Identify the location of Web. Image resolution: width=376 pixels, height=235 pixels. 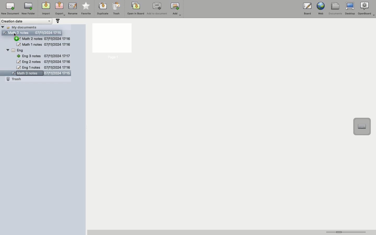
(320, 8).